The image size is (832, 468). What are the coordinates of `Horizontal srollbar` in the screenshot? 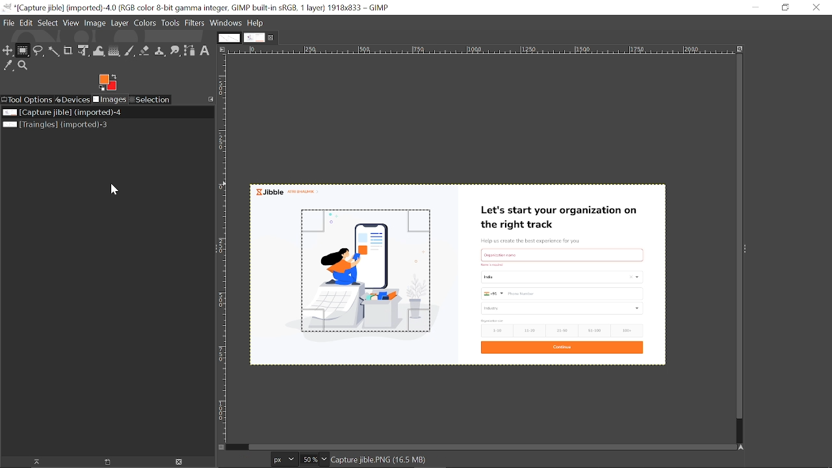 It's located at (493, 446).